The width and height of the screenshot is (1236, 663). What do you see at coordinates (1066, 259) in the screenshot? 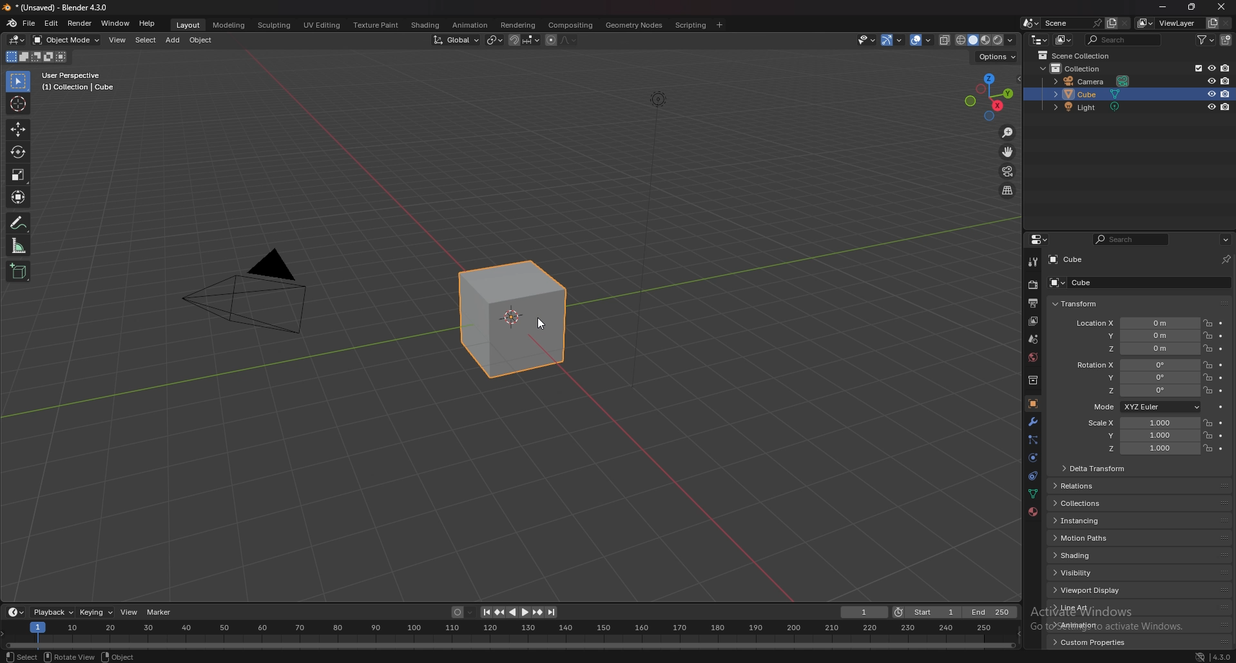
I see `cube` at bounding box center [1066, 259].